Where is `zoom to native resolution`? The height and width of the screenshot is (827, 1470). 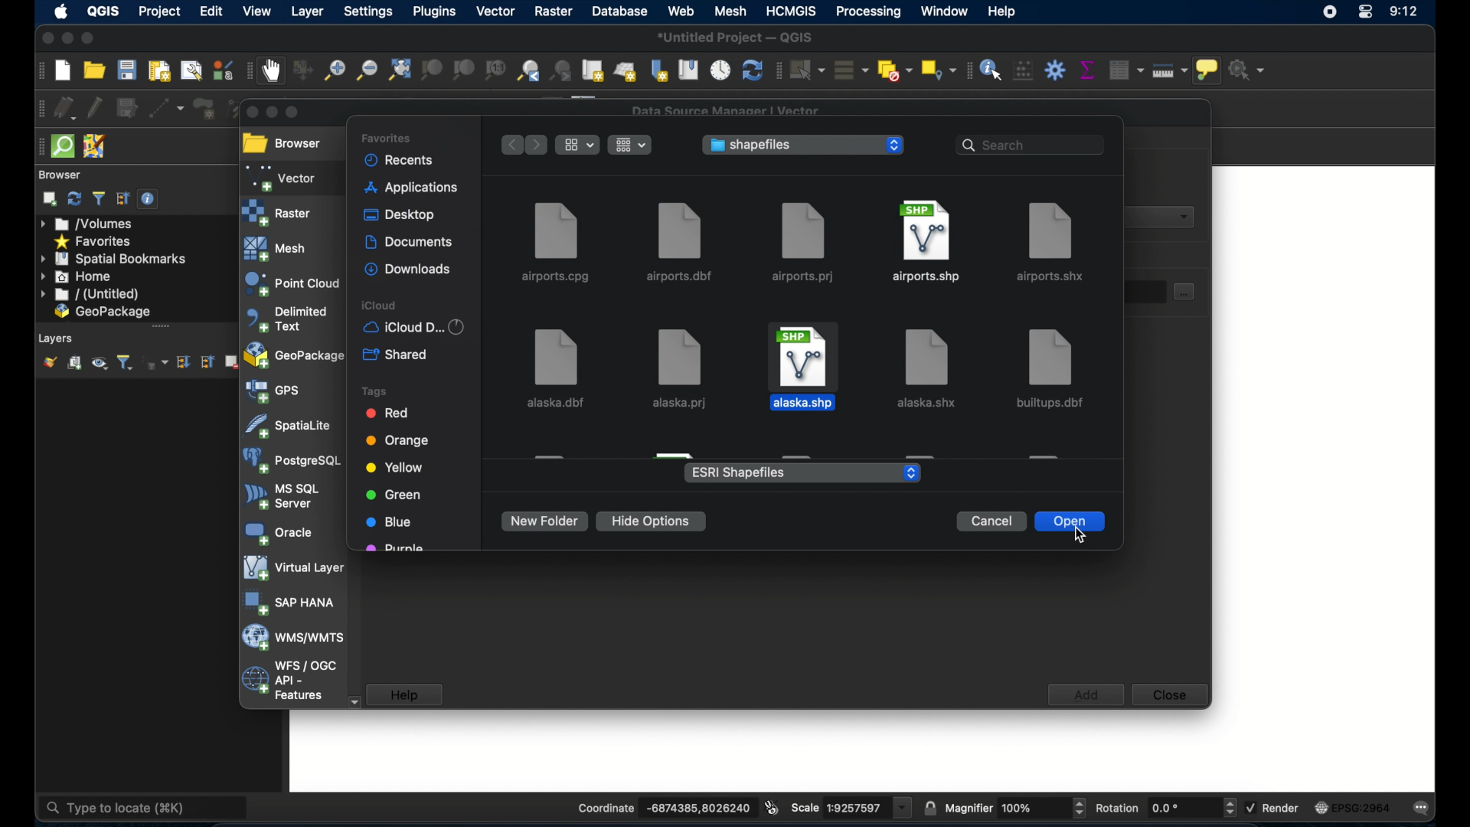 zoom to native resolution is located at coordinates (495, 70).